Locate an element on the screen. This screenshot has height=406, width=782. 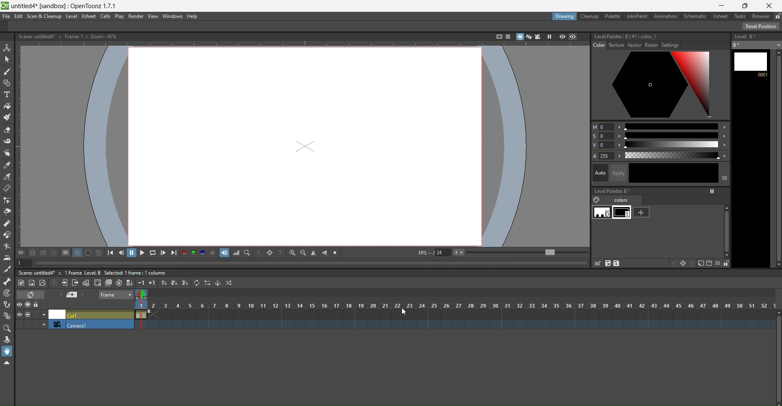
file is located at coordinates (7, 16).